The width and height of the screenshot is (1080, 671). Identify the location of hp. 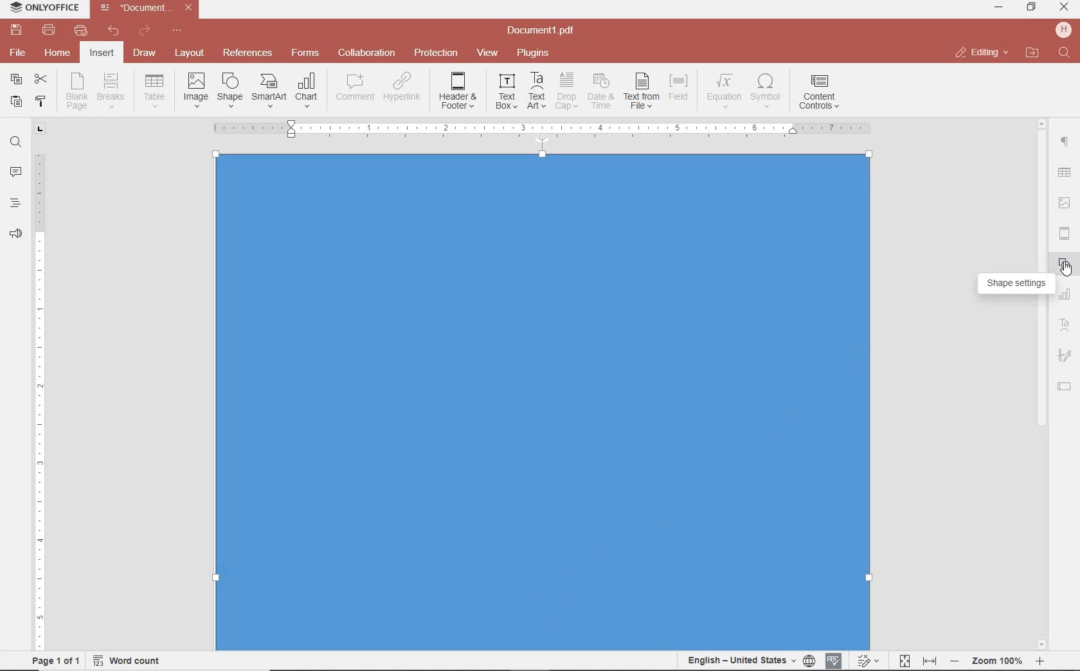
(1066, 30).